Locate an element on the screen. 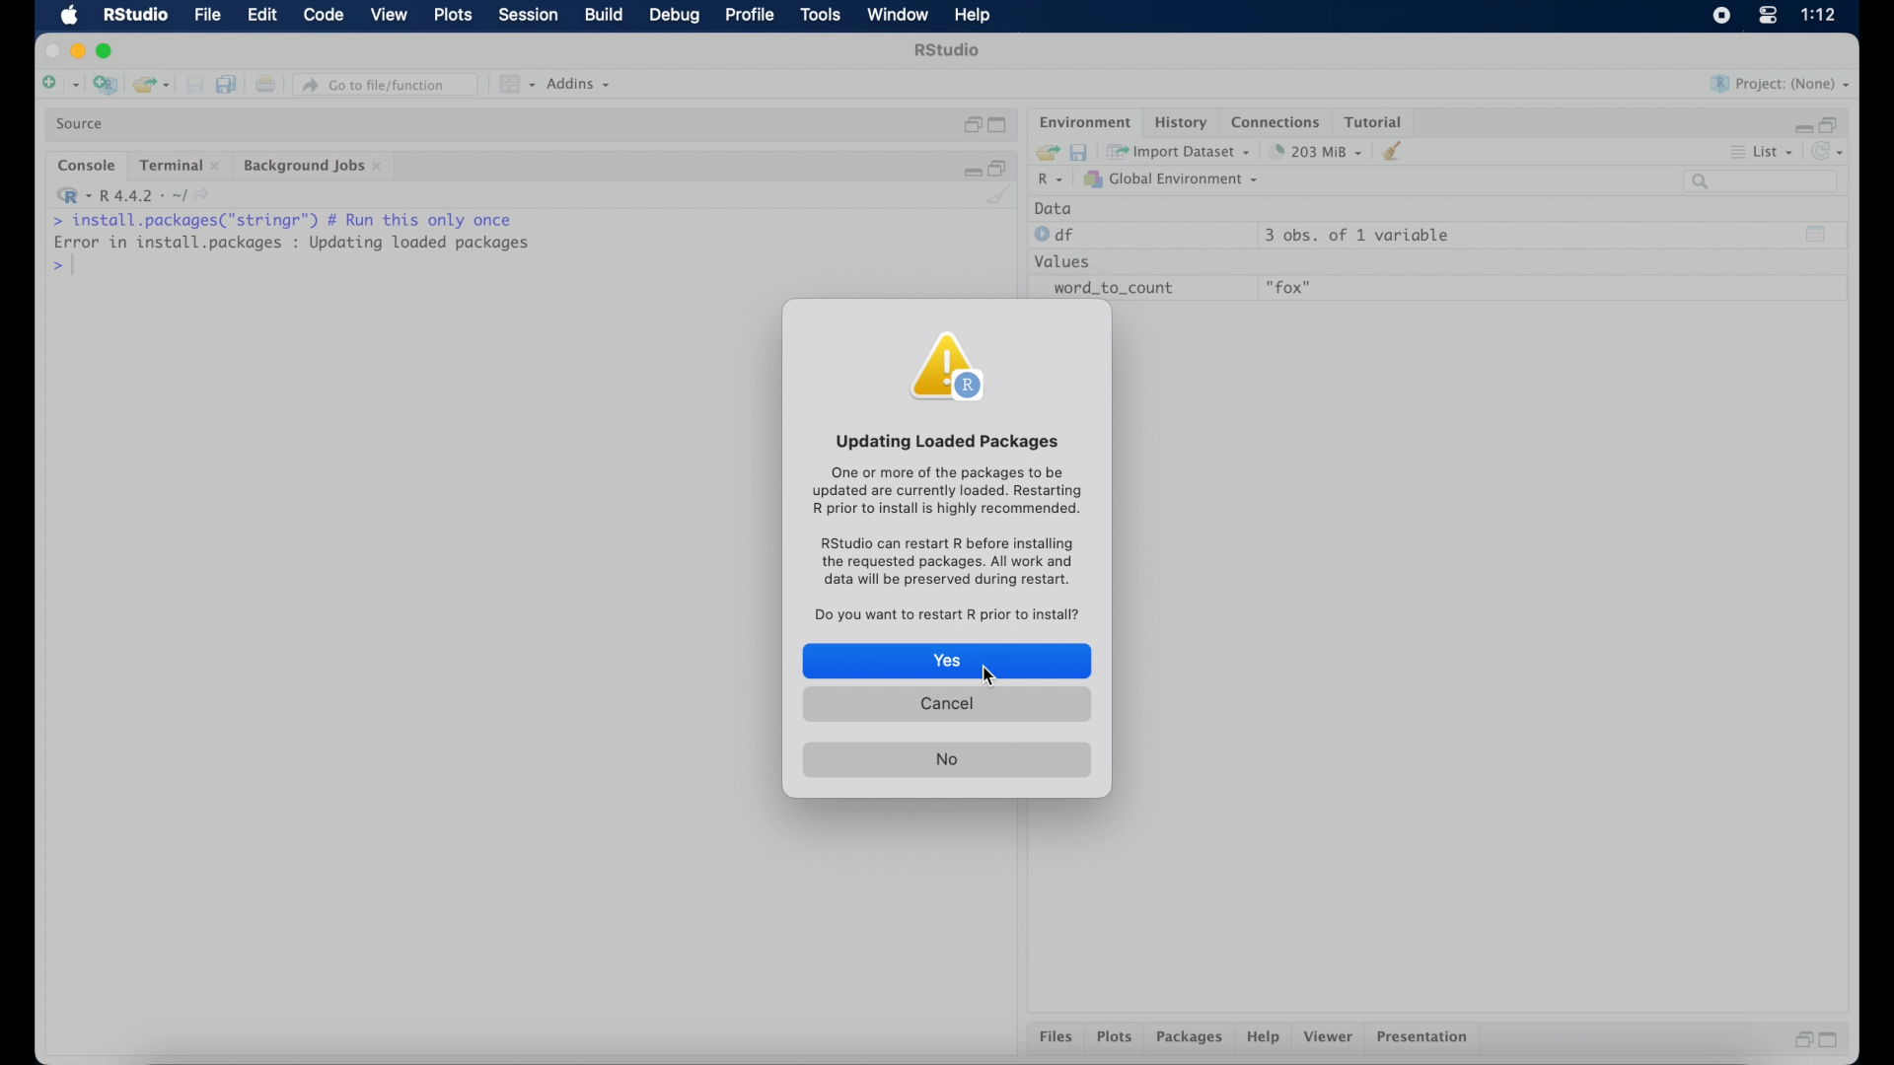  create new file is located at coordinates (59, 86).